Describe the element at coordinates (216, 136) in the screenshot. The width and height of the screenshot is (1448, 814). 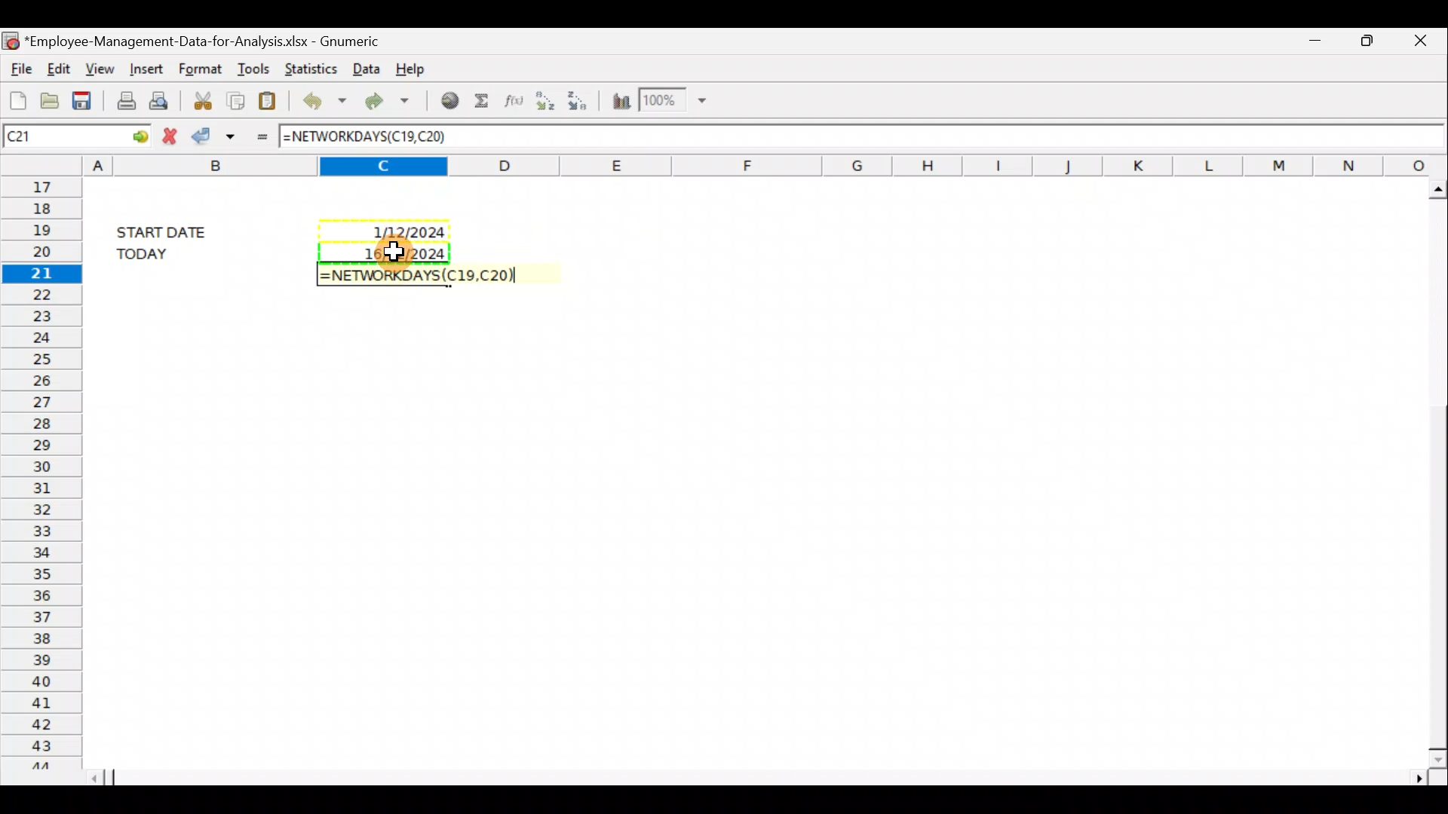
I see `Accept change` at that location.